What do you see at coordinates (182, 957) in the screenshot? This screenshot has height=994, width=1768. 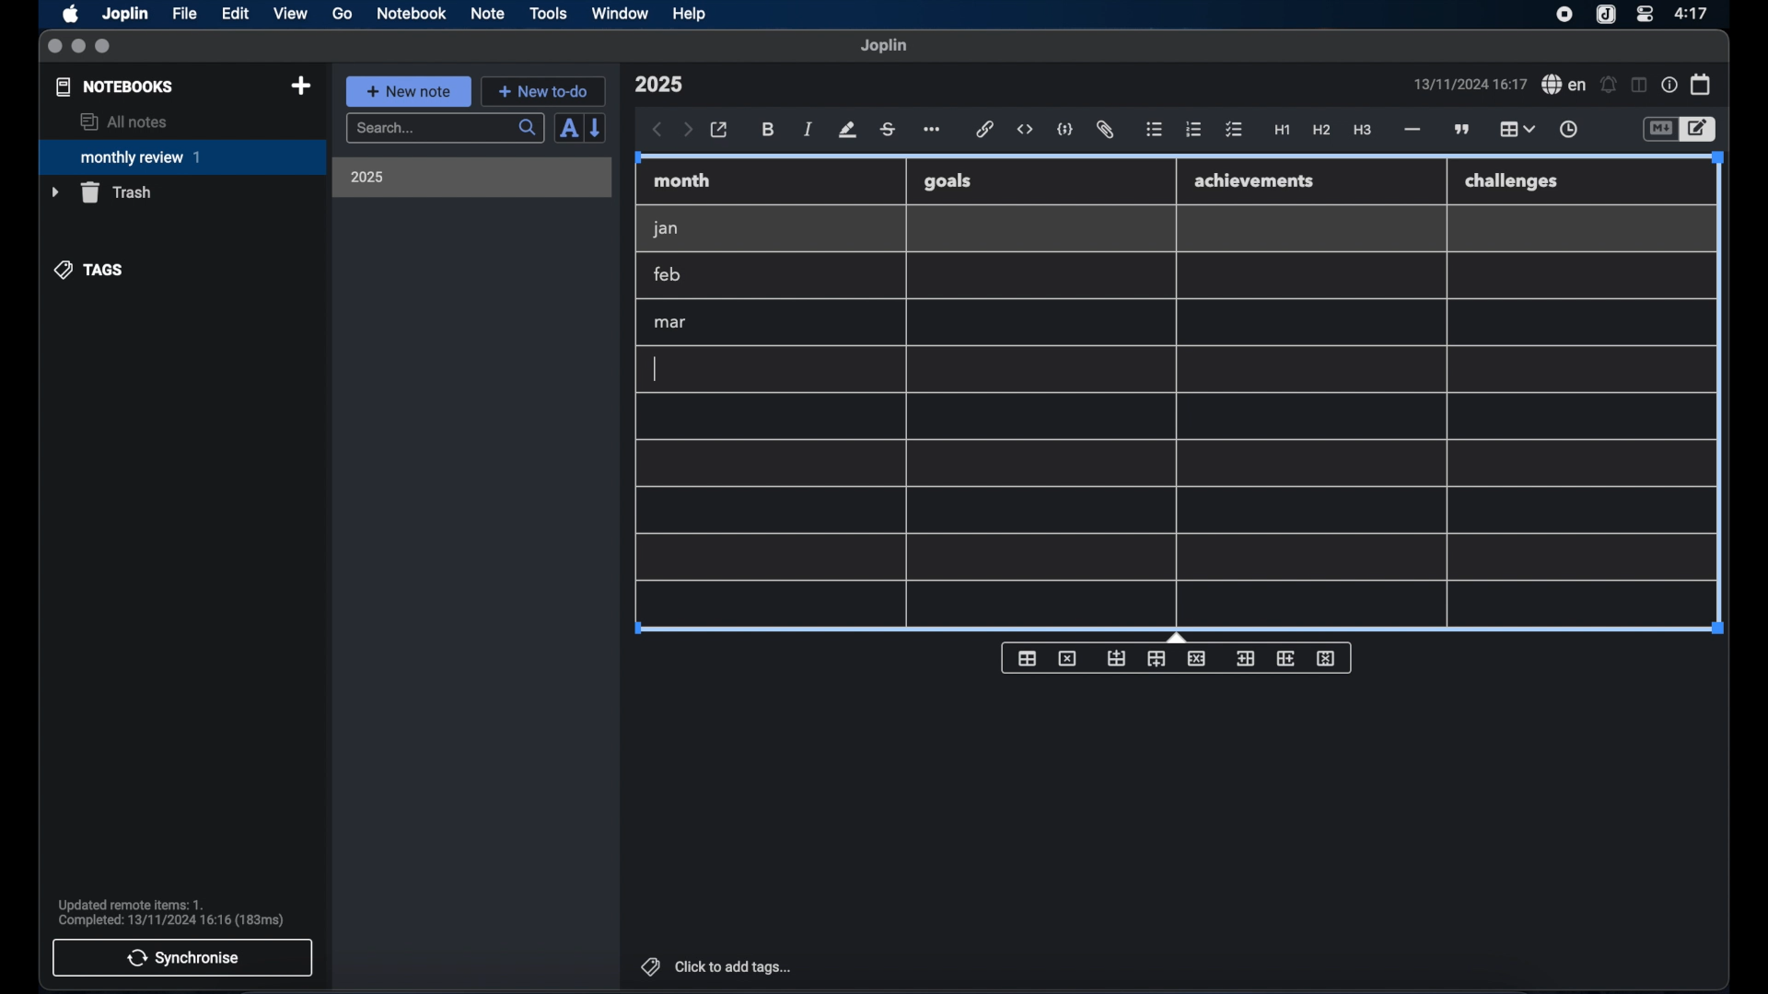 I see `synchronise` at bounding box center [182, 957].